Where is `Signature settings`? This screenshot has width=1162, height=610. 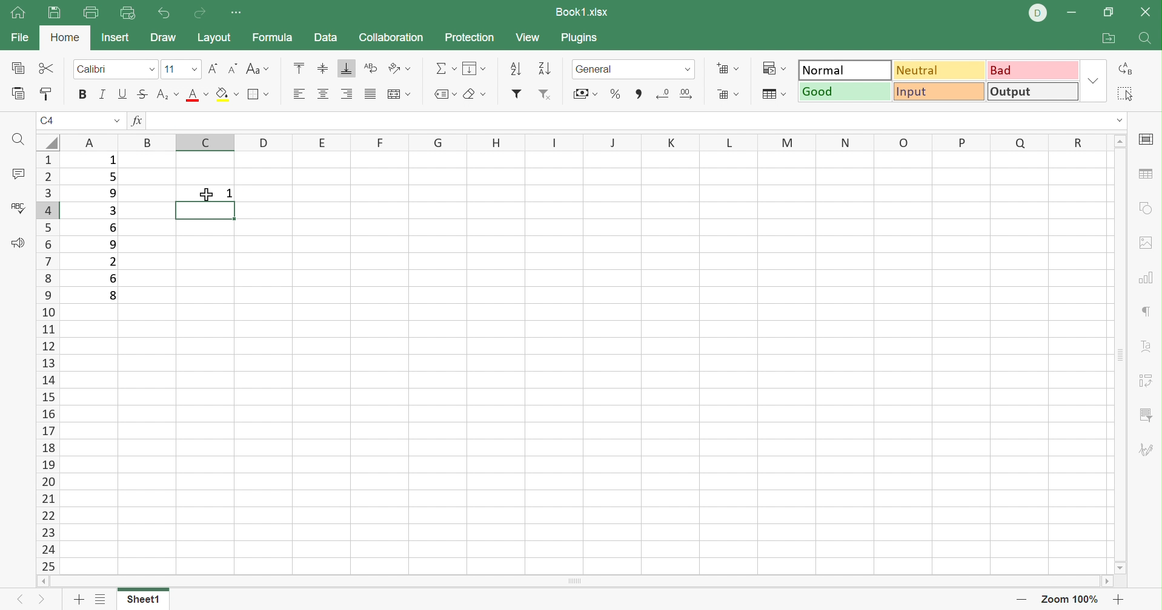
Signature settings is located at coordinates (1148, 449).